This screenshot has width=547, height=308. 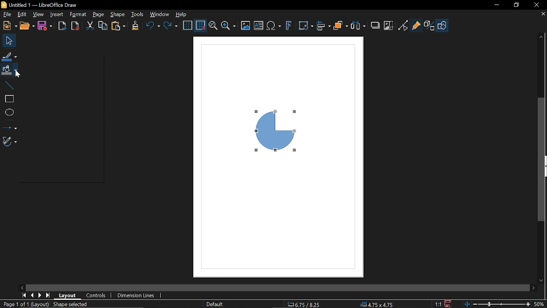 What do you see at coordinates (90, 26) in the screenshot?
I see `Cut ` at bounding box center [90, 26].